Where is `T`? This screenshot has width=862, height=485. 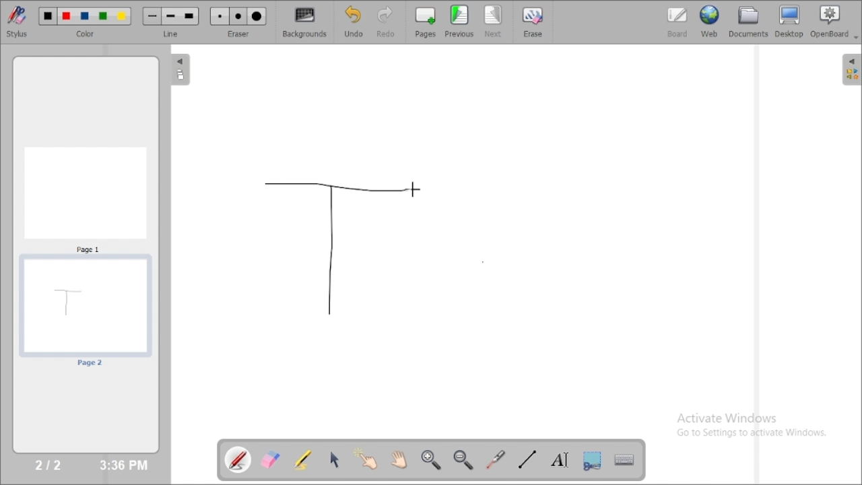
T is located at coordinates (334, 249).